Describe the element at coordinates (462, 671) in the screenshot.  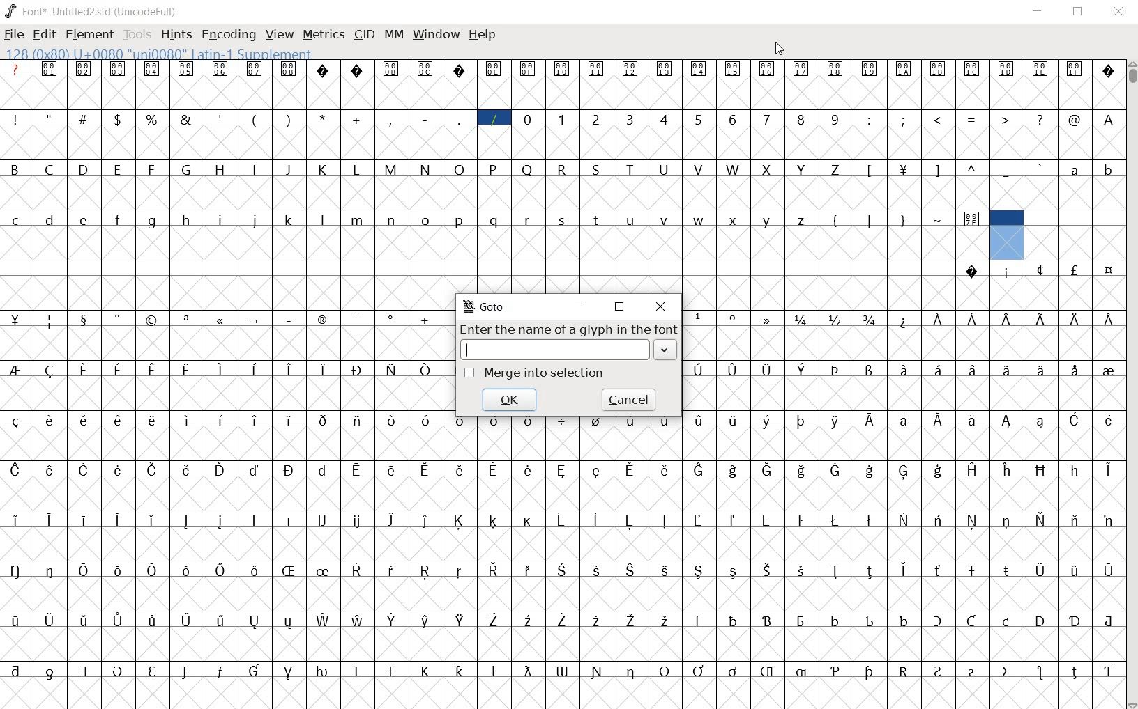
I see `Symbol` at that location.